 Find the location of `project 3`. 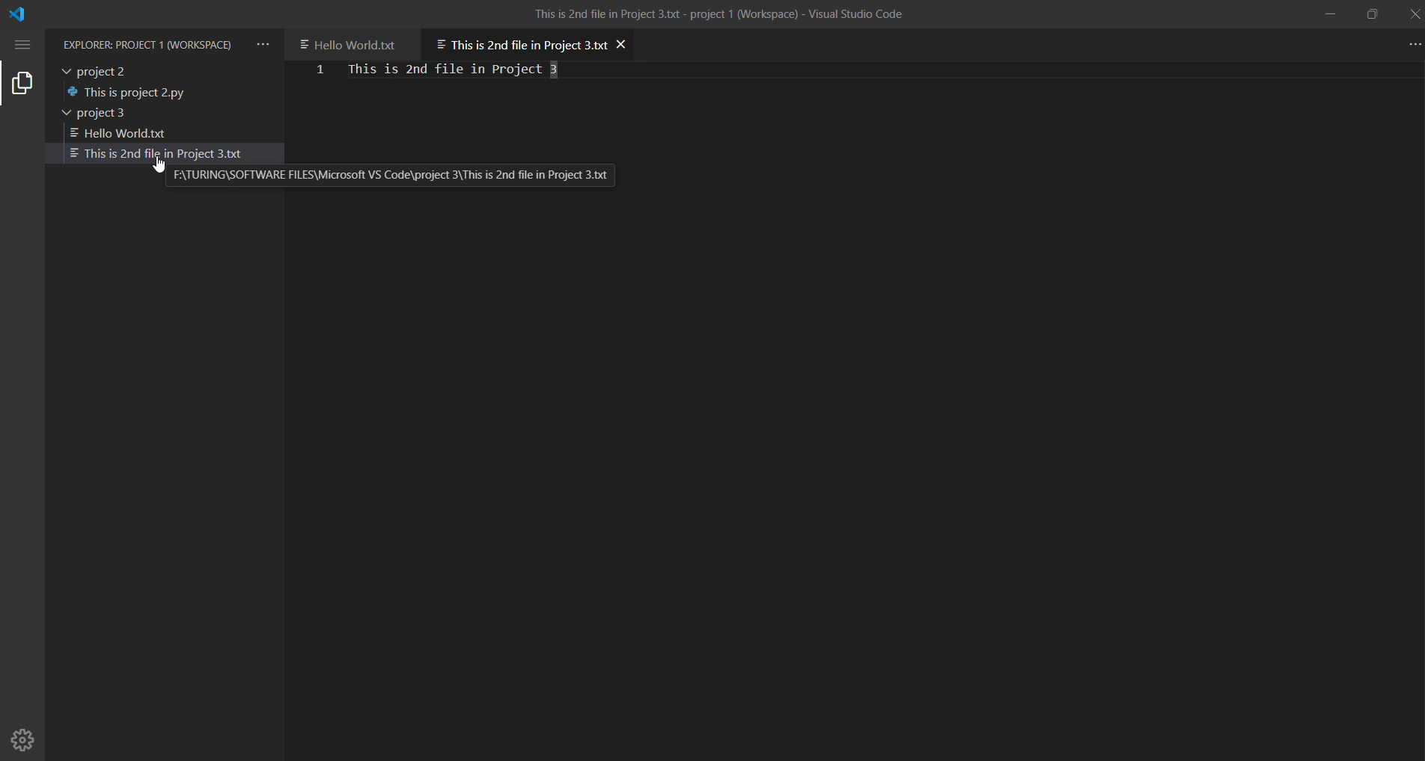

project 3 is located at coordinates (118, 114).